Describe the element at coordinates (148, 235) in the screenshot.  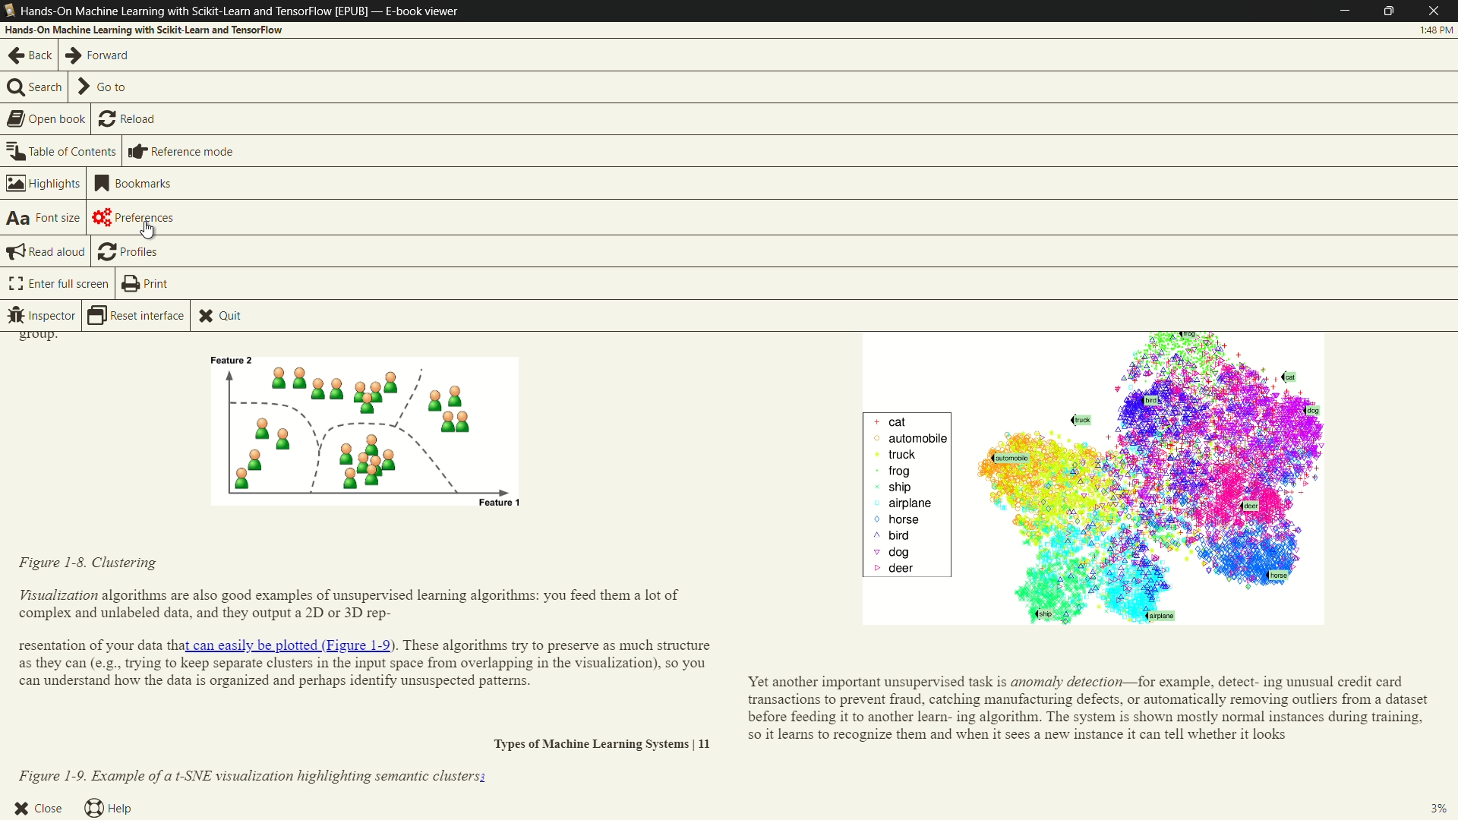
I see `cursor` at that location.